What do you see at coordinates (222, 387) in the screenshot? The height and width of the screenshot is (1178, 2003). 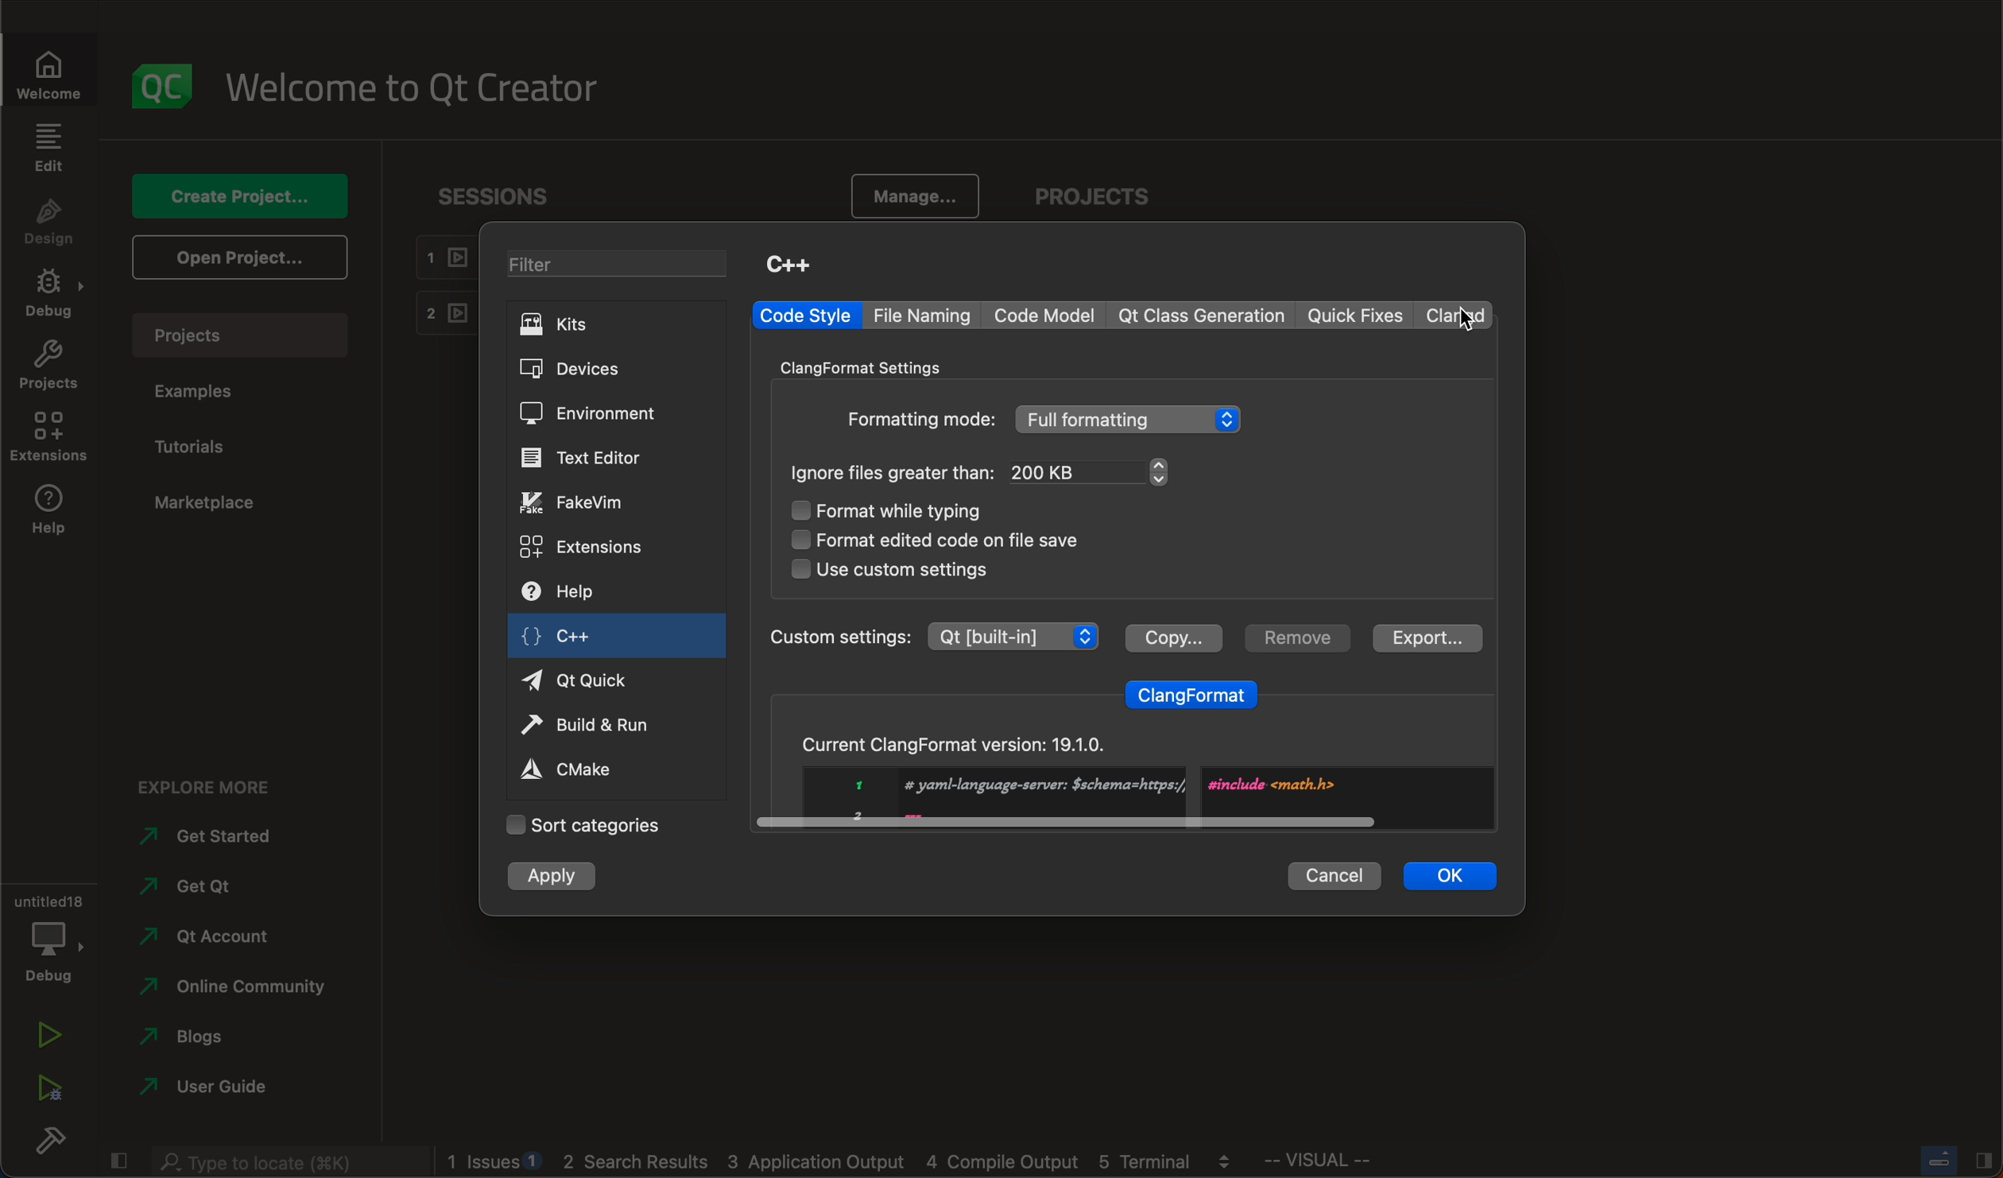 I see `examples` at bounding box center [222, 387].